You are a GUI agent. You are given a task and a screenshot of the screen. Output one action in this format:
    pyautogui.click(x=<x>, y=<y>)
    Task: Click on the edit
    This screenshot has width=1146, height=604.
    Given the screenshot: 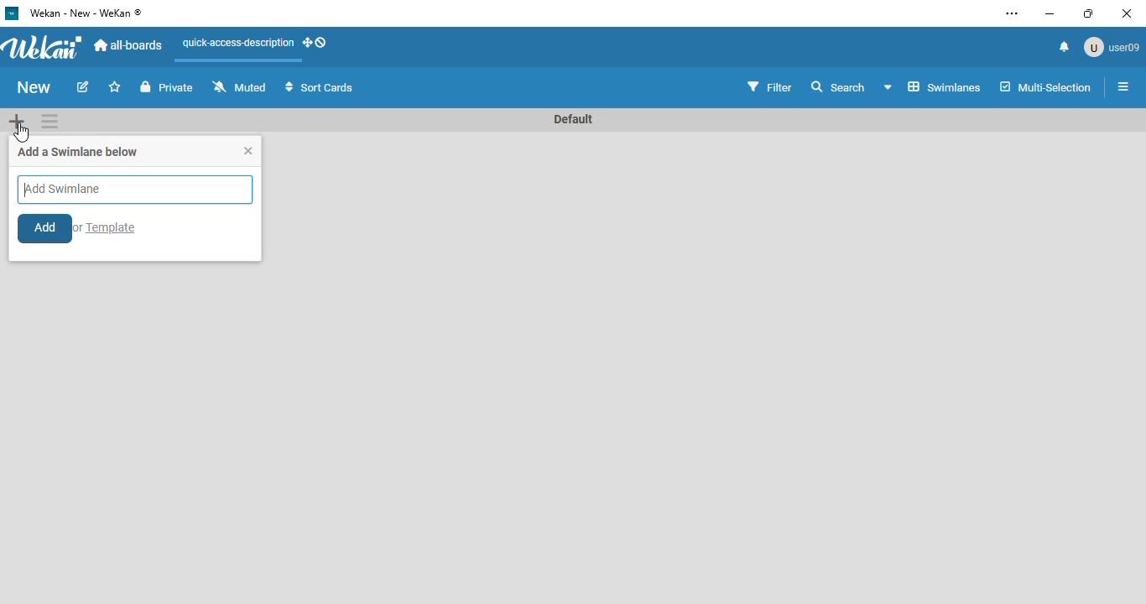 What is the action you would take?
    pyautogui.click(x=83, y=86)
    